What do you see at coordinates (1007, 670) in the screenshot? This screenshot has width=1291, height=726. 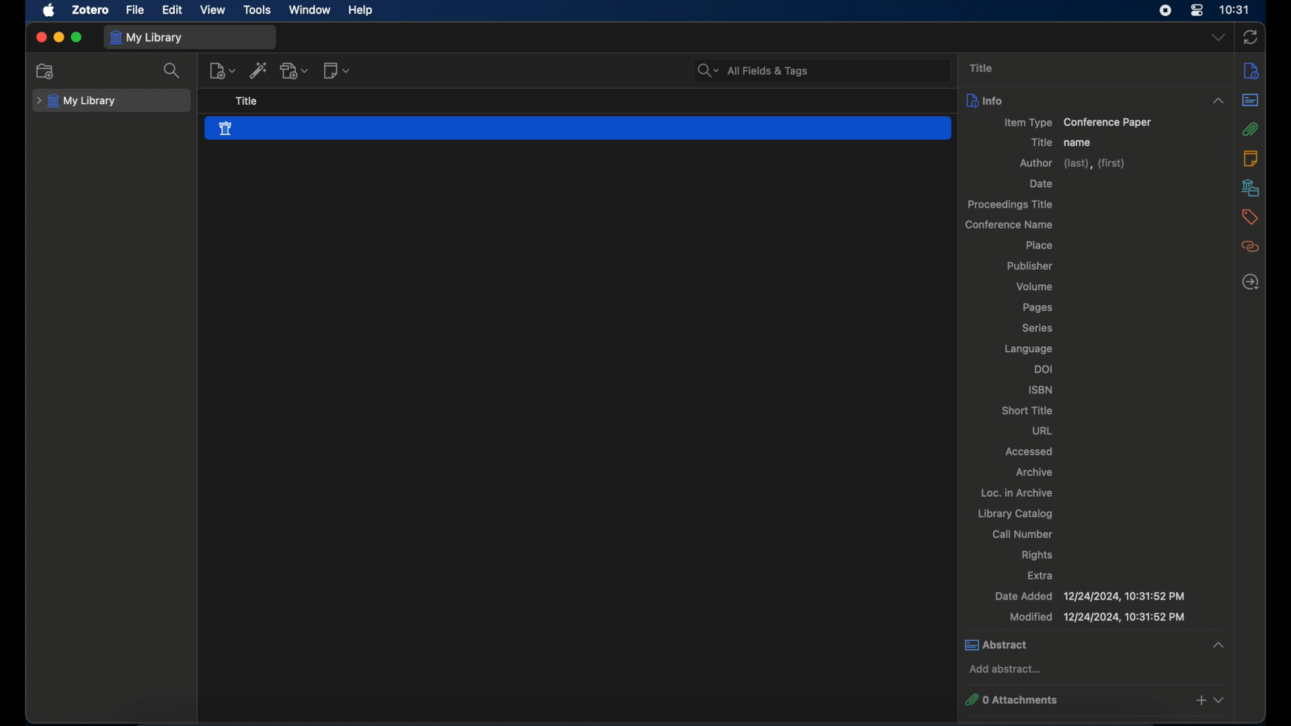 I see `add abstract` at bounding box center [1007, 670].